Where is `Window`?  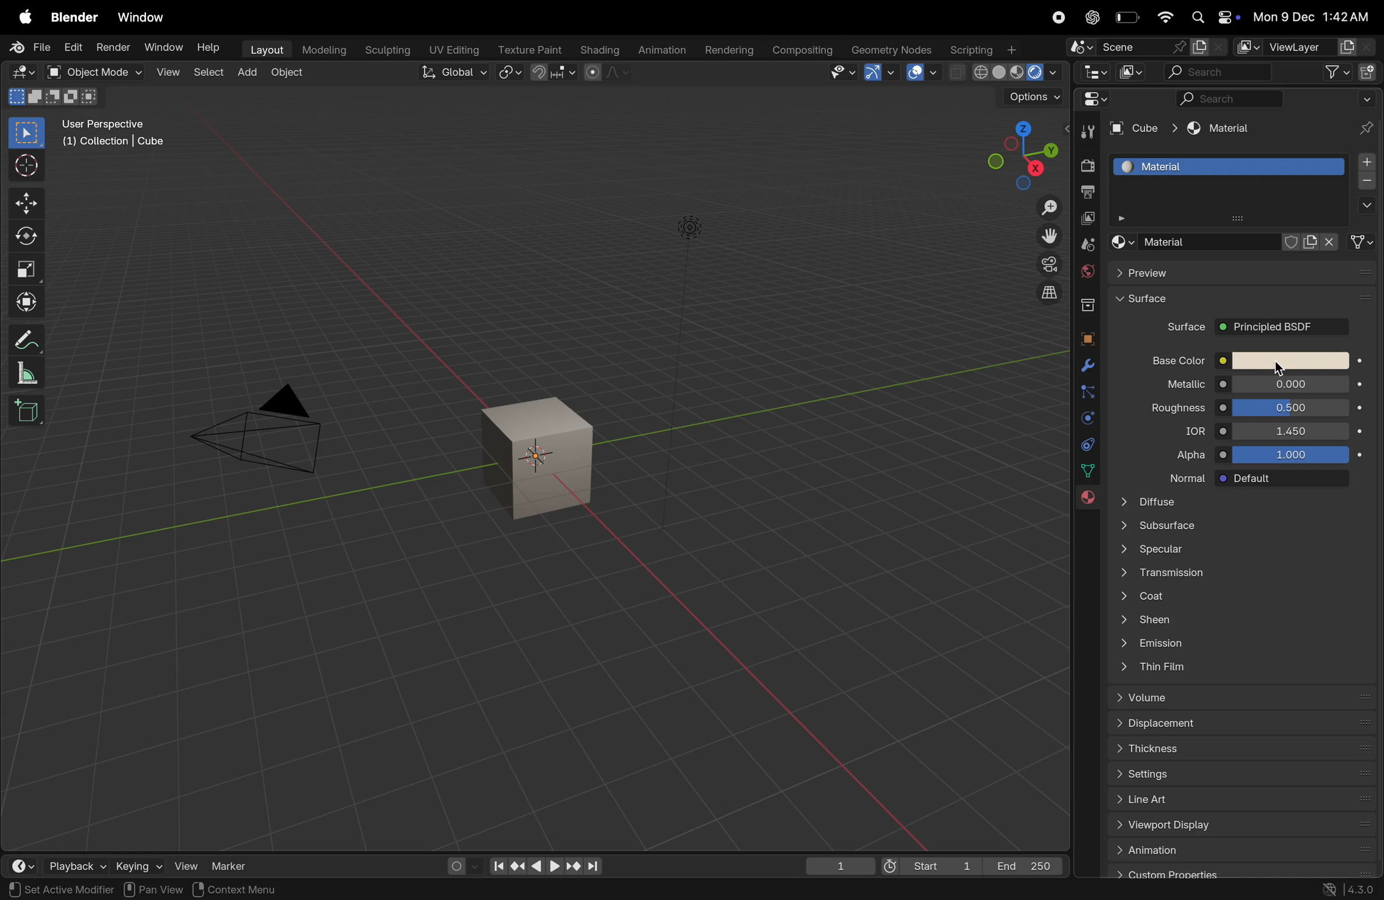 Window is located at coordinates (141, 19).